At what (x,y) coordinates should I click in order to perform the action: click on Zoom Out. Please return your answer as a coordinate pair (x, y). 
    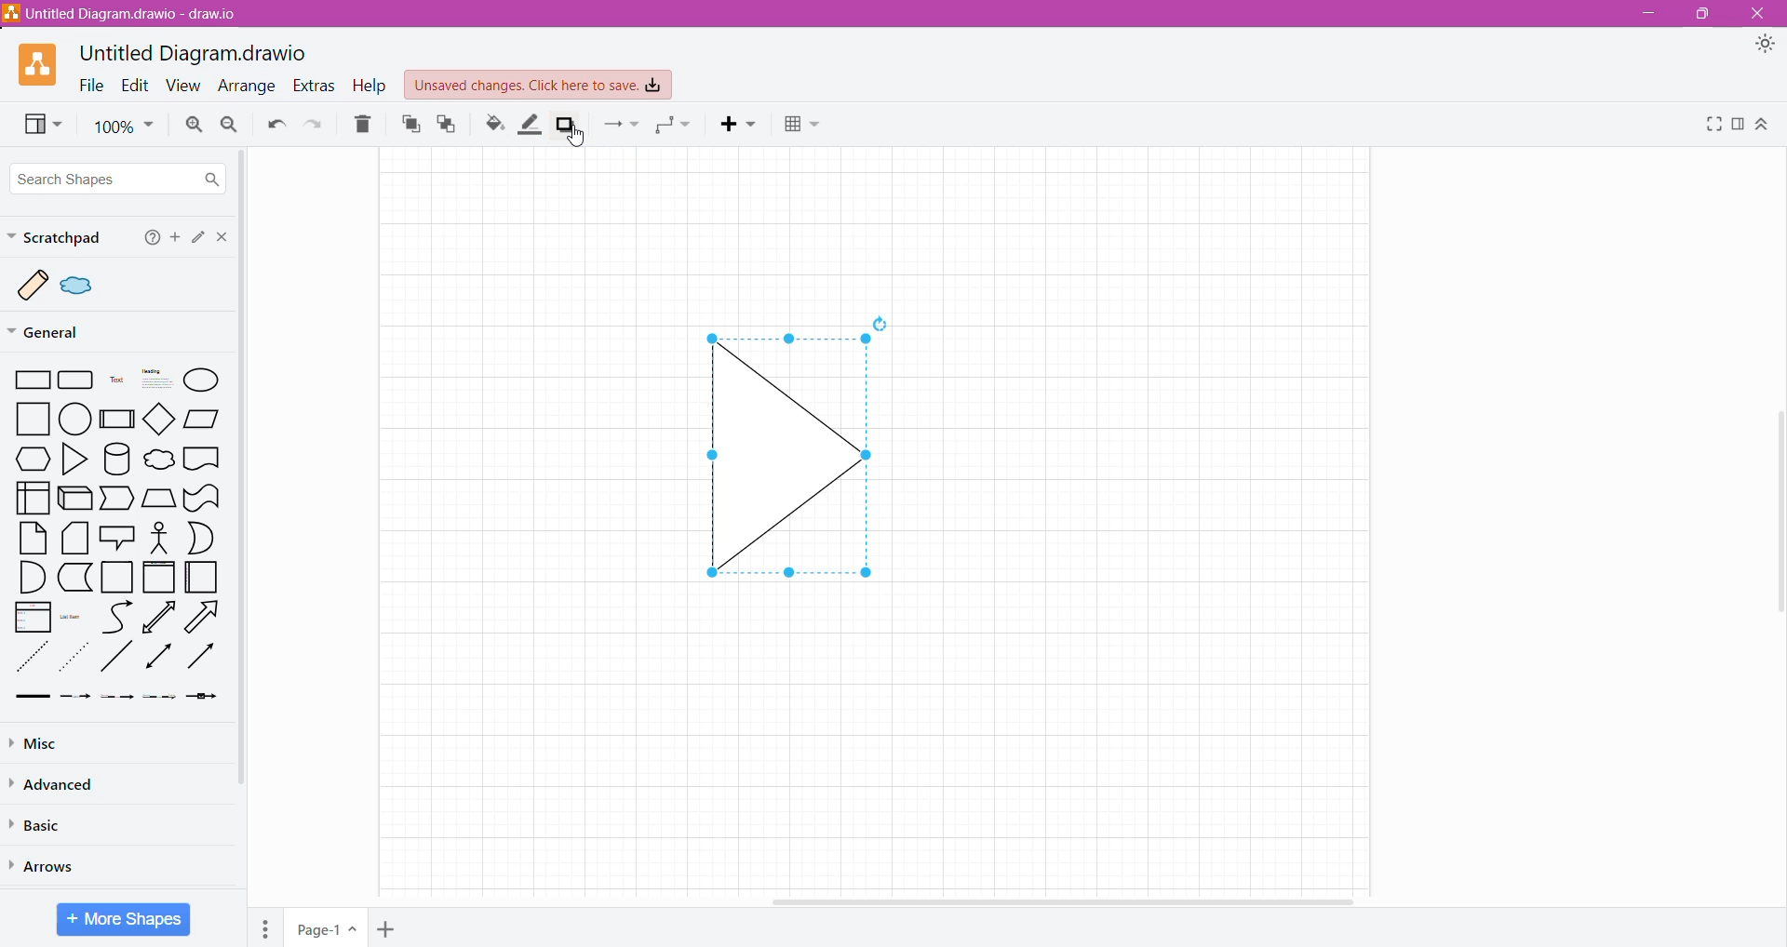
    Looking at the image, I should click on (229, 123).